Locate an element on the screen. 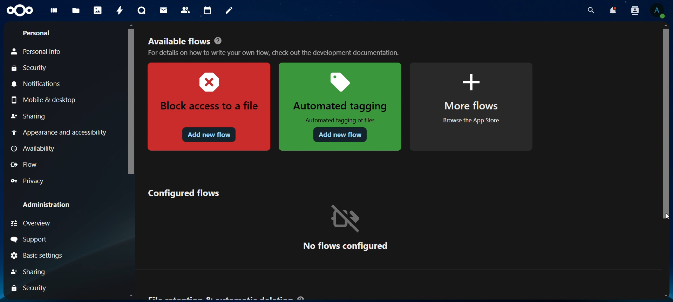 The image size is (673, 302). privacy is located at coordinates (32, 181).